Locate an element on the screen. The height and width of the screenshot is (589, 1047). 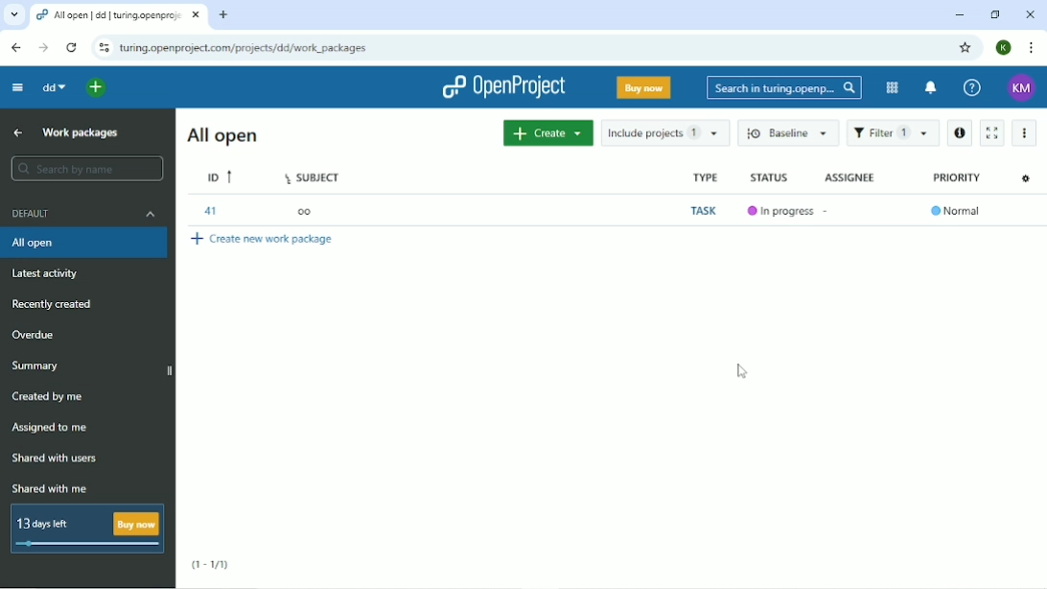
KM is located at coordinates (1020, 88).